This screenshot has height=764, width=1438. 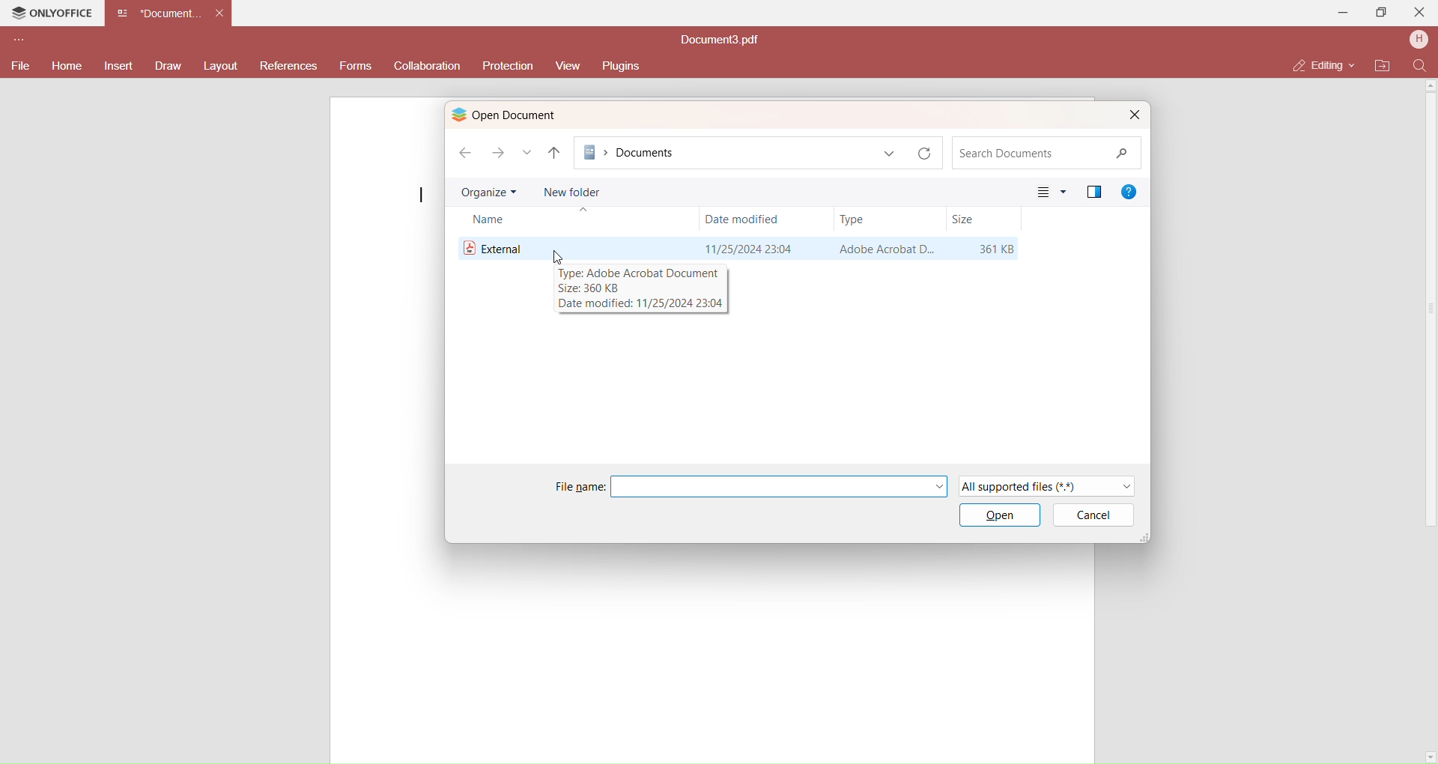 What do you see at coordinates (1435, 423) in the screenshot?
I see `Scroller` at bounding box center [1435, 423].